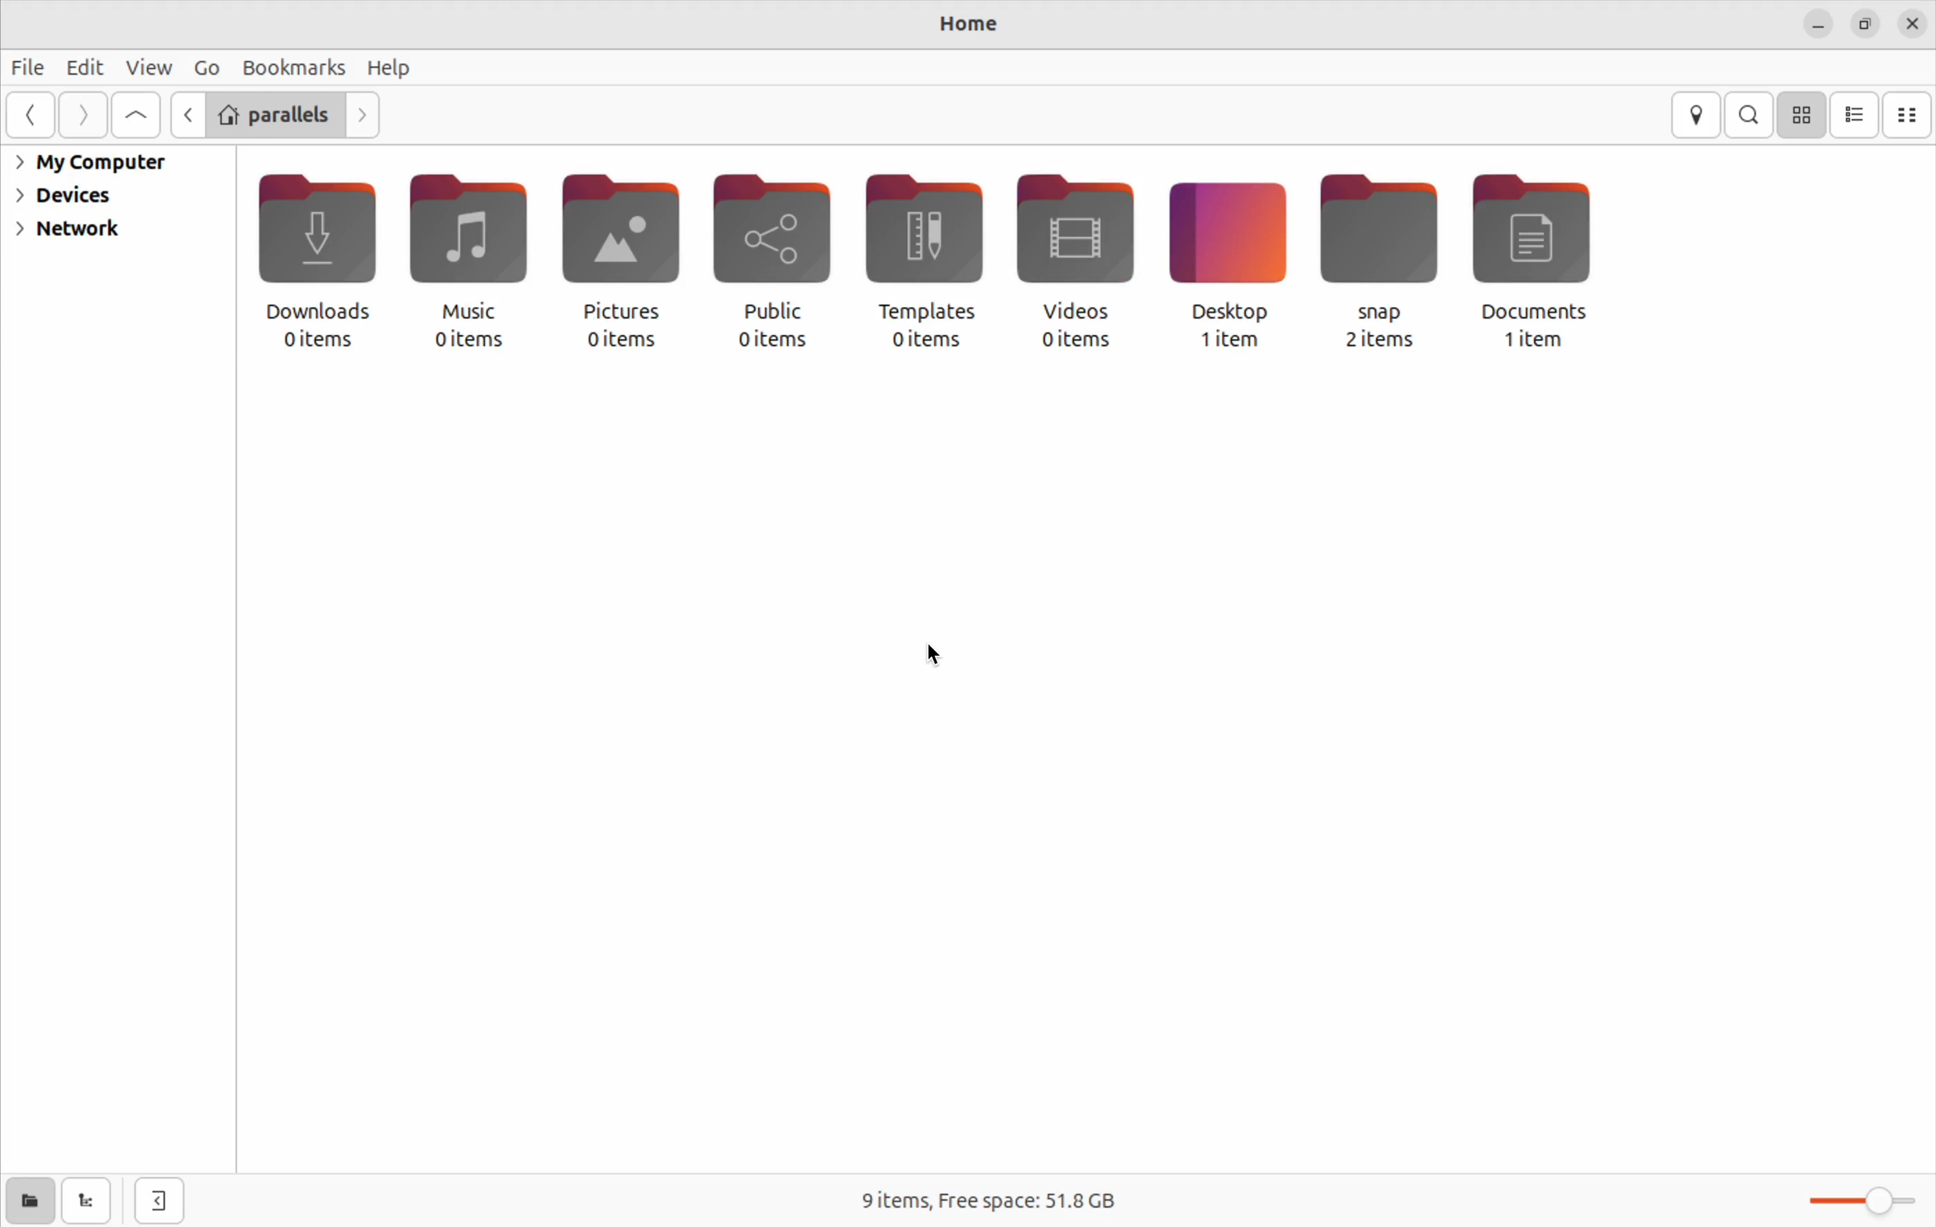 Image resolution: width=1936 pixels, height=1227 pixels. Describe the element at coordinates (88, 233) in the screenshot. I see `network` at that location.